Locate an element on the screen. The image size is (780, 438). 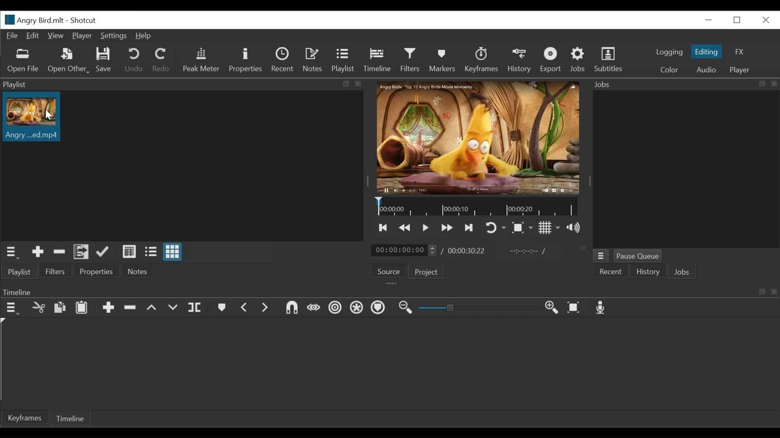
In point is located at coordinates (527, 251).